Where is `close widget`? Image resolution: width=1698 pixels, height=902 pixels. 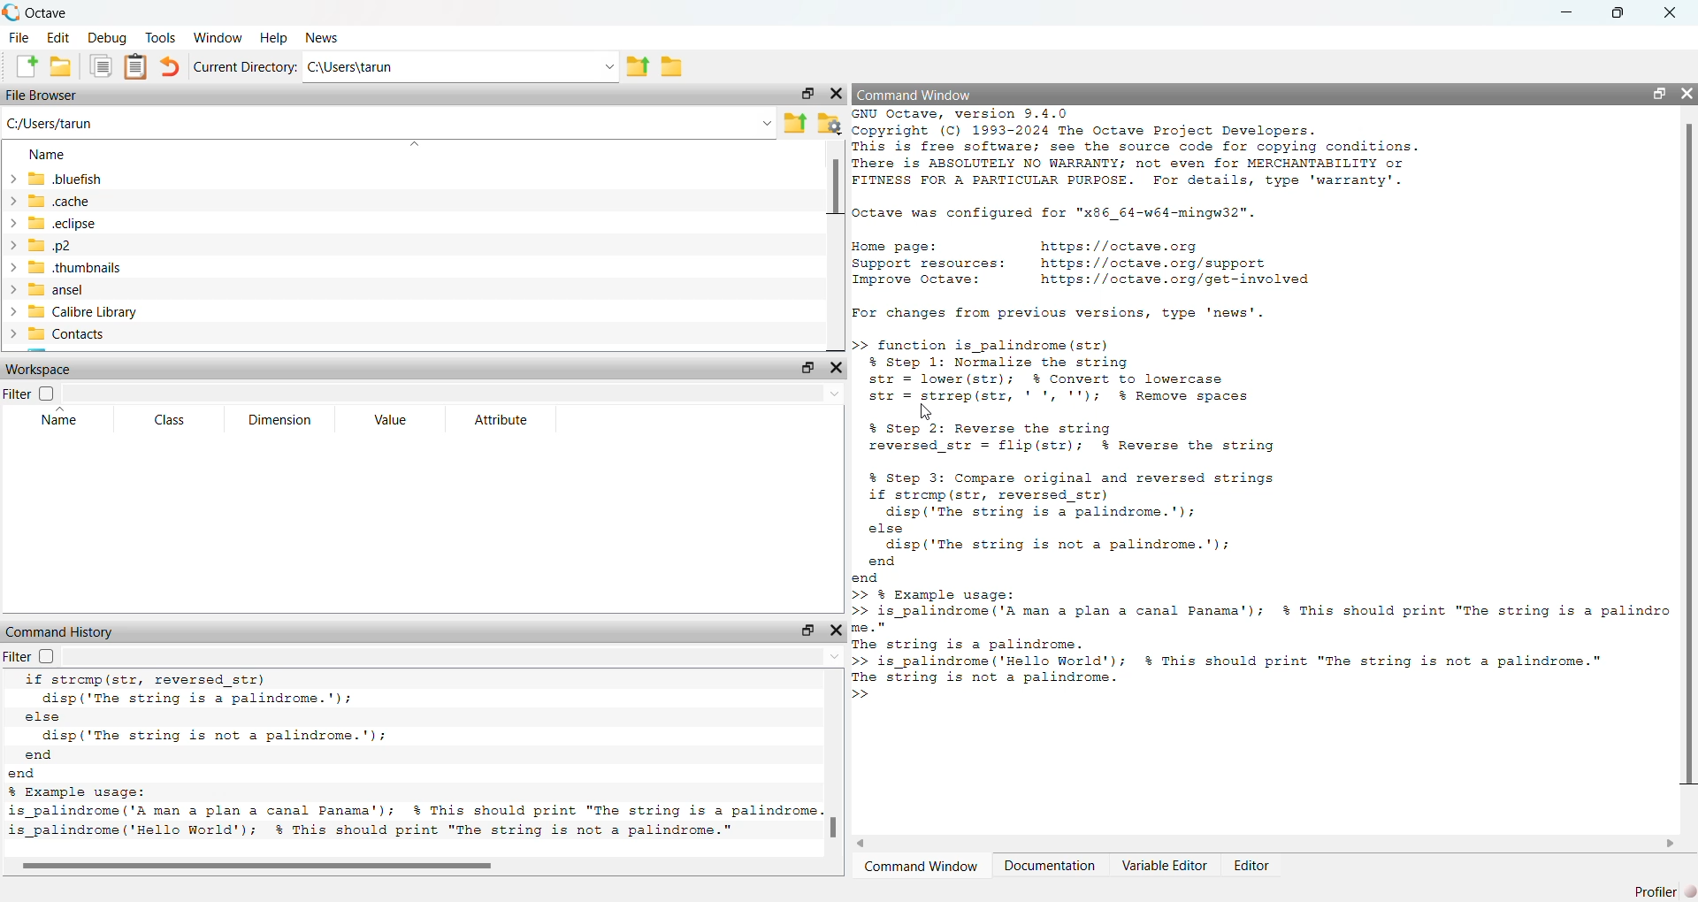 close widget is located at coordinates (837, 96).